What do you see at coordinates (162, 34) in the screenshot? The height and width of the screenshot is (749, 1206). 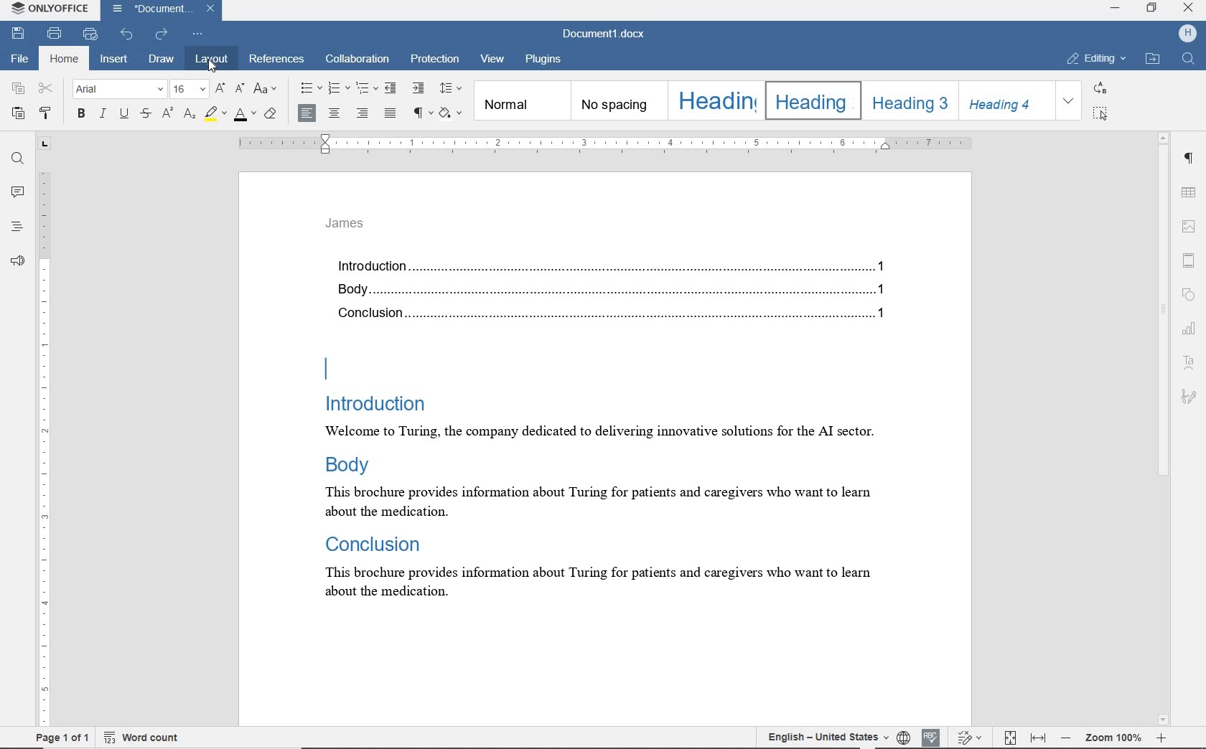 I see `redo` at bounding box center [162, 34].